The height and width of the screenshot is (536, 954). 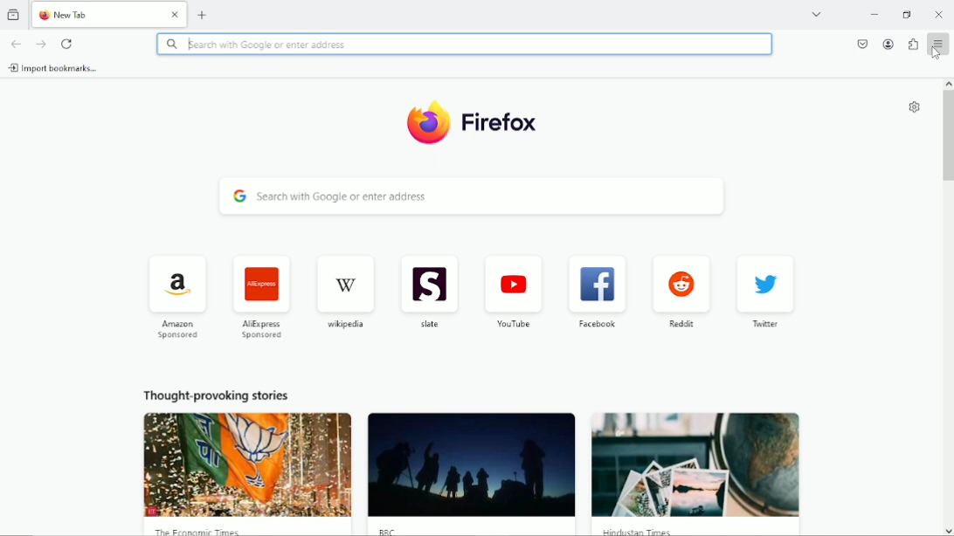 I want to click on New Tab, so click(x=95, y=14).